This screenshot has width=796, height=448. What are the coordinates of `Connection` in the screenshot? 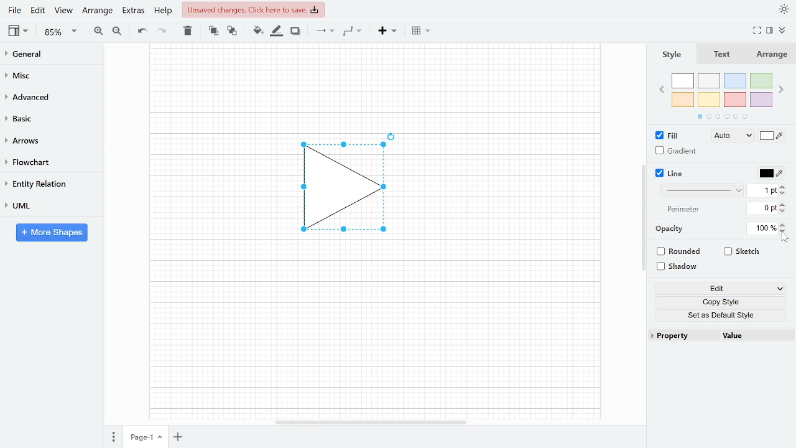 It's located at (325, 30).